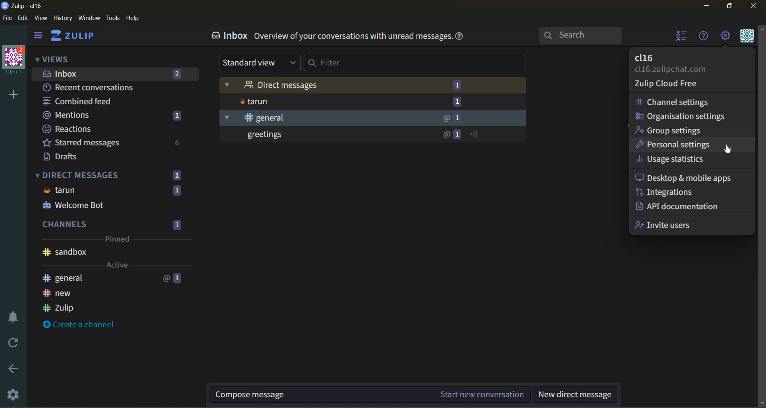  I want to click on hide side bar, so click(39, 36).